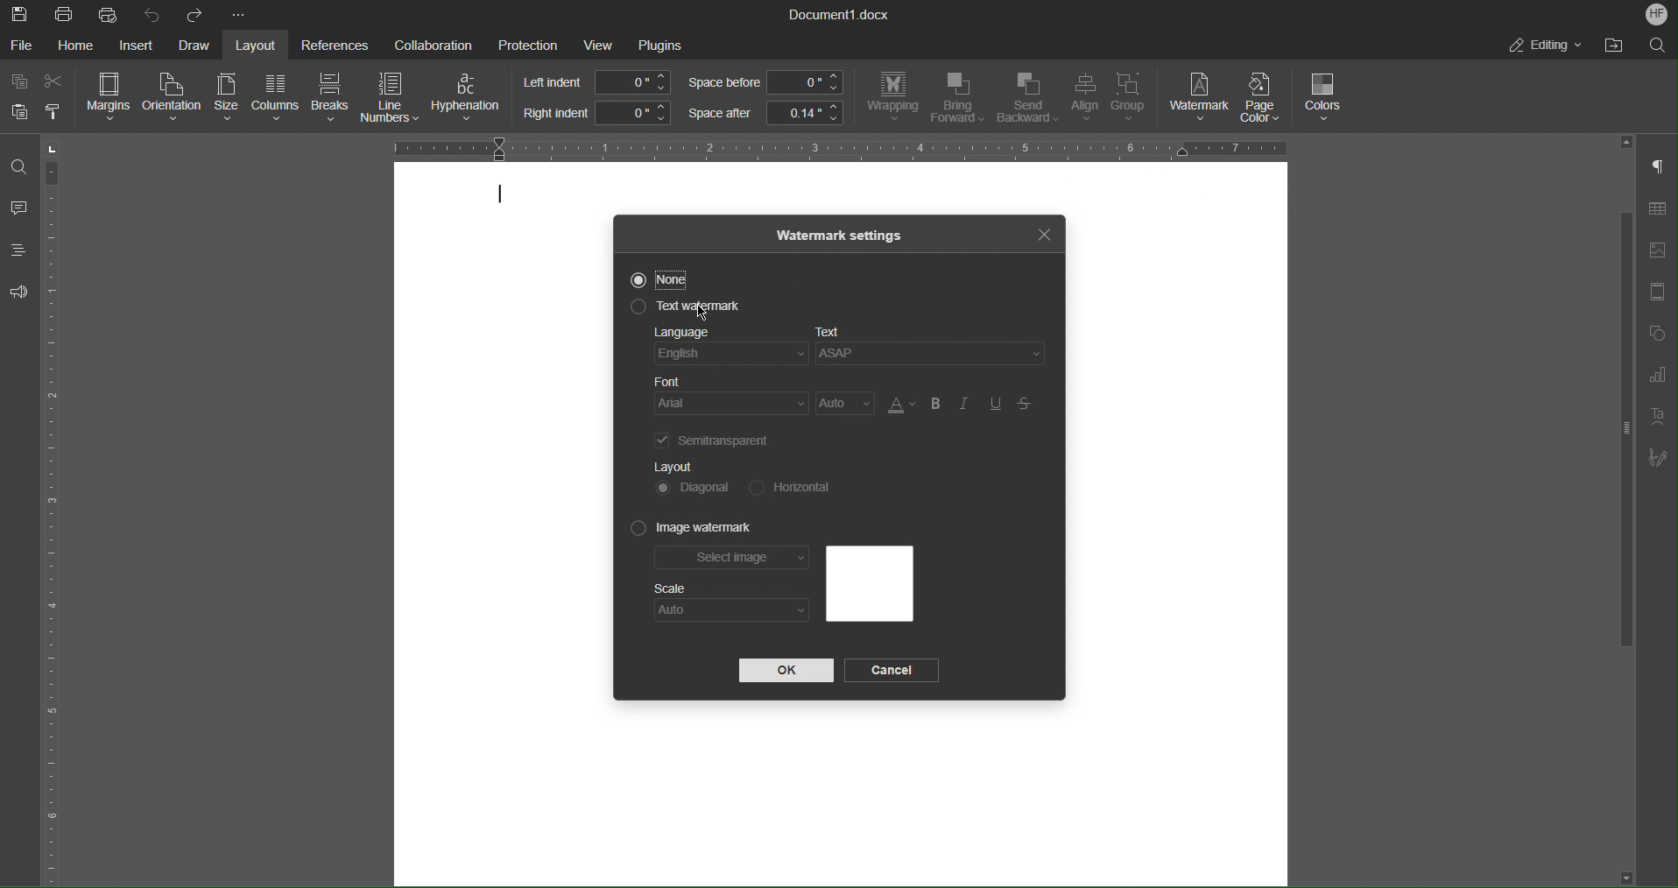 This screenshot has width=1678, height=888. Describe the element at coordinates (1657, 250) in the screenshot. I see `Insert Image` at that location.